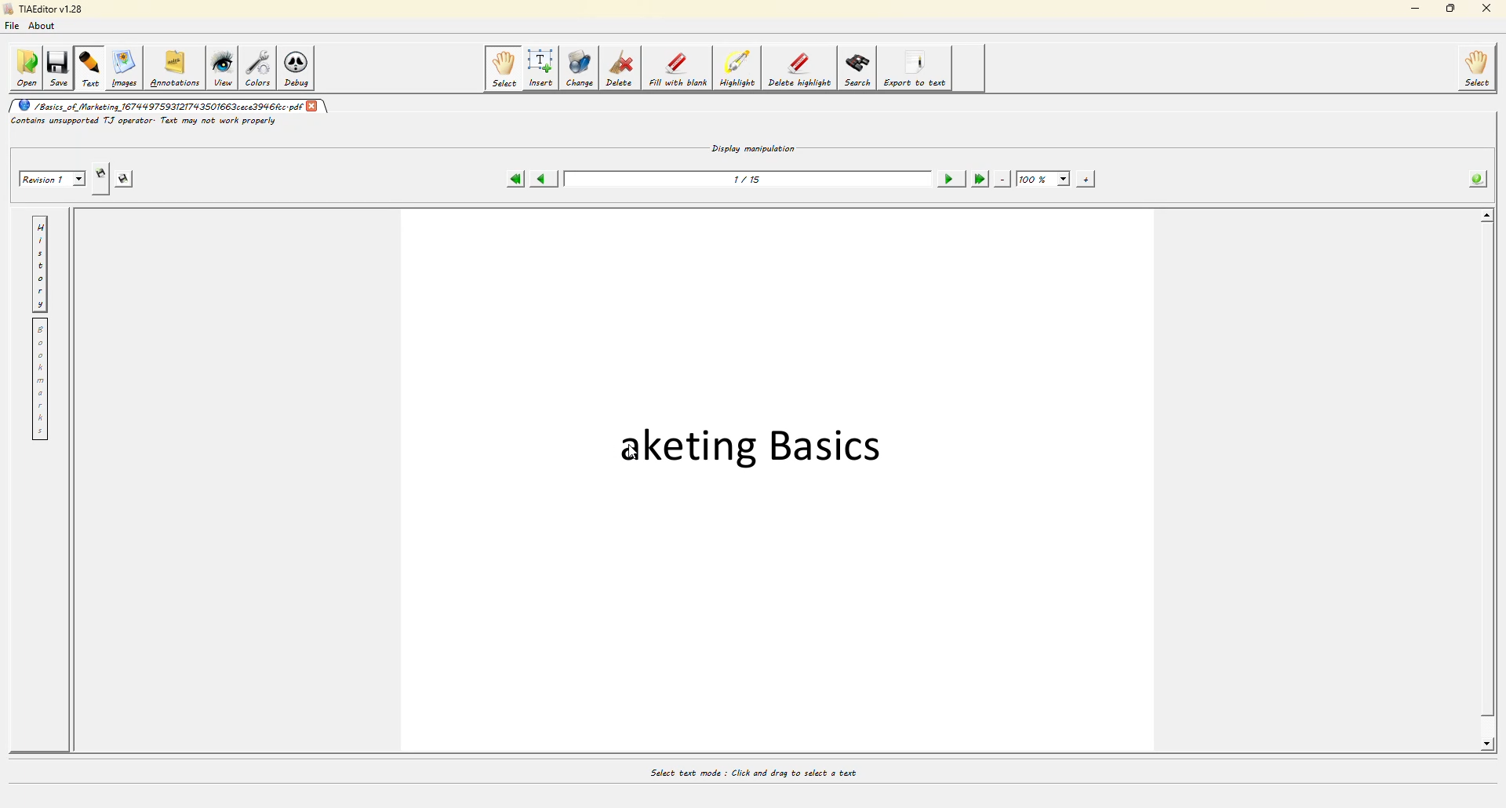  What do you see at coordinates (38, 380) in the screenshot?
I see `bookmarks` at bounding box center [38, 380].